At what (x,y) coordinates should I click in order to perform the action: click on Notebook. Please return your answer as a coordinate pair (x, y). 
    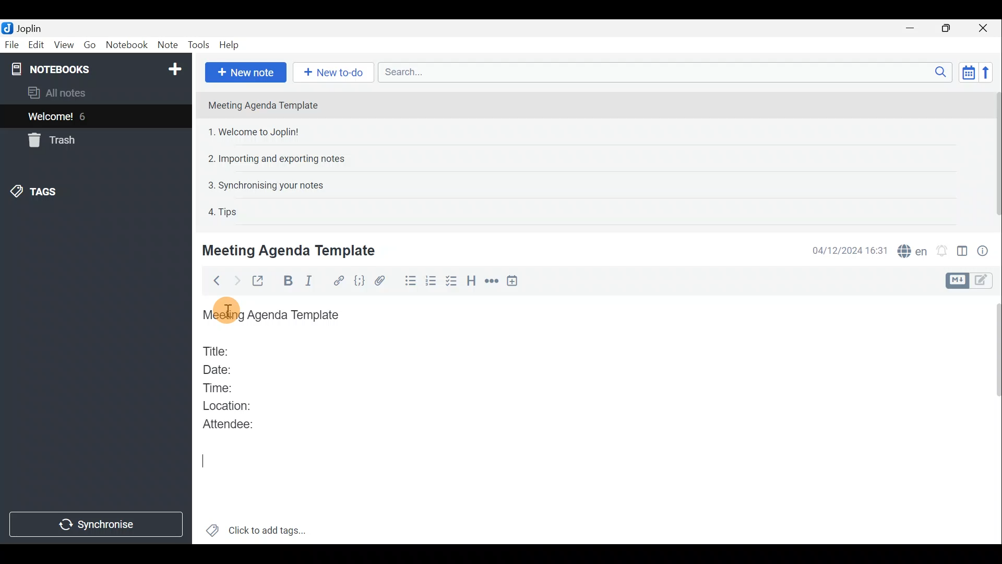
    Looking at the image, I should click on (126, 44).